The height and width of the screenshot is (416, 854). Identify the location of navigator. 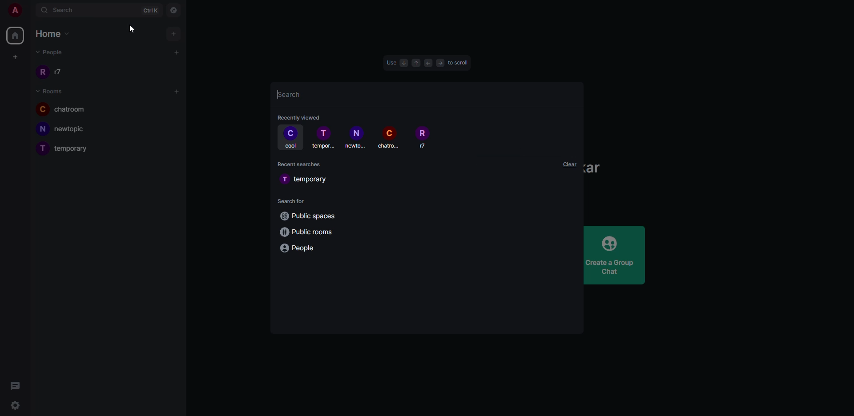
(175, 11).